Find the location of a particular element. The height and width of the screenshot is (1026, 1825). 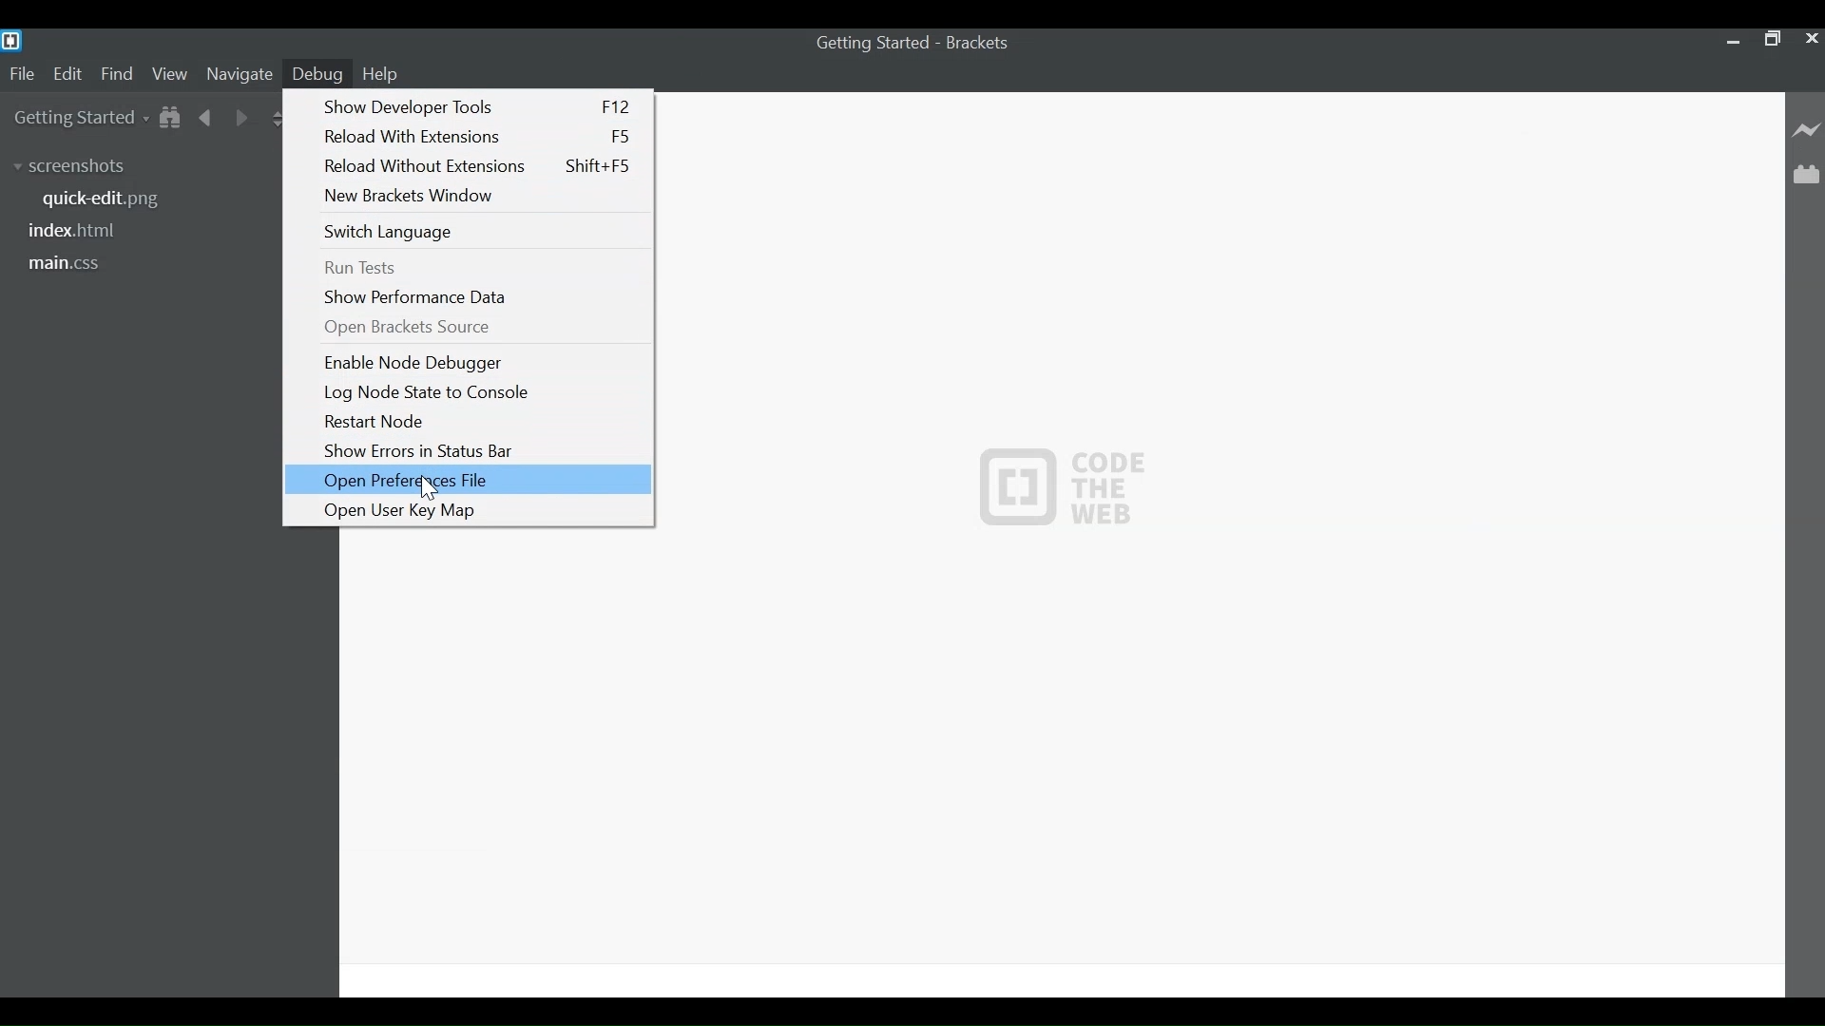

Show in File is located at coordinates (171, 119).